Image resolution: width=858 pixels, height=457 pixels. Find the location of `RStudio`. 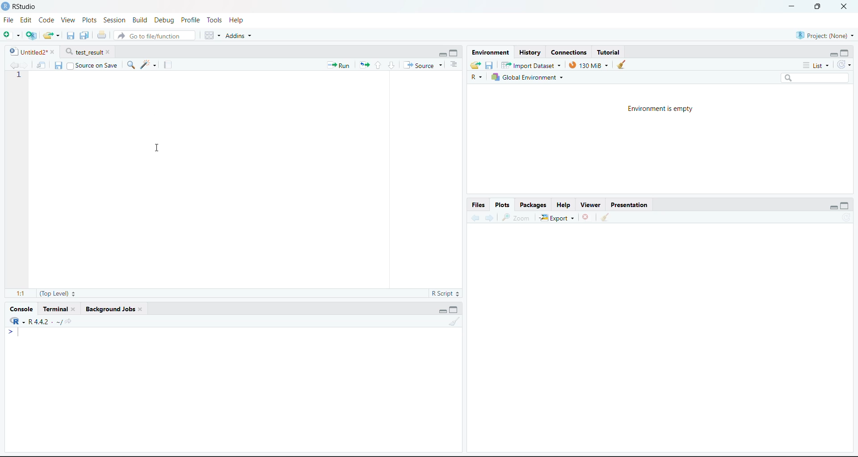

RStudio is located at coordinates (23, 6).